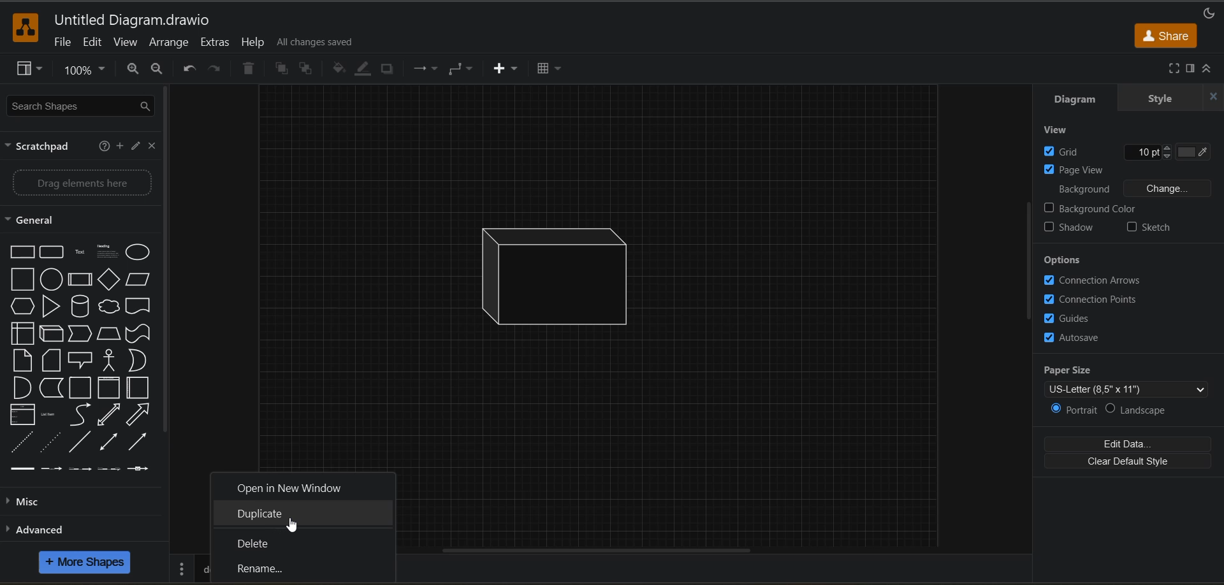  I want to click on paper size, so click(1132, 379).